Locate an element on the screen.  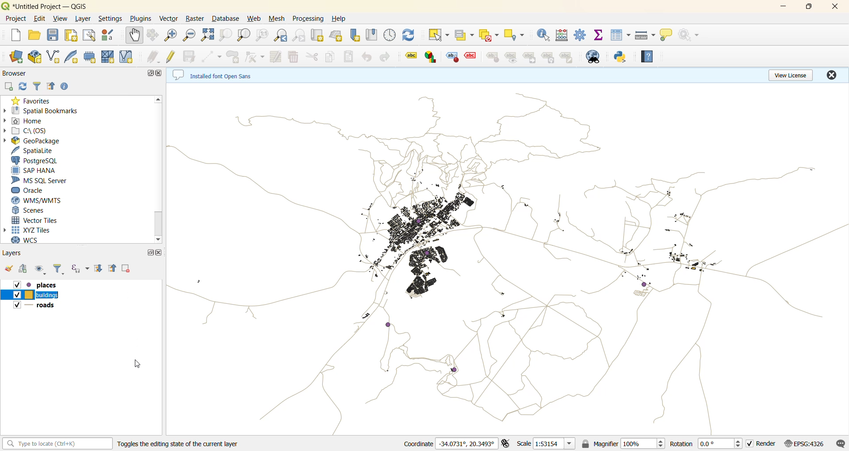
places is located at coordinates (39, 284).